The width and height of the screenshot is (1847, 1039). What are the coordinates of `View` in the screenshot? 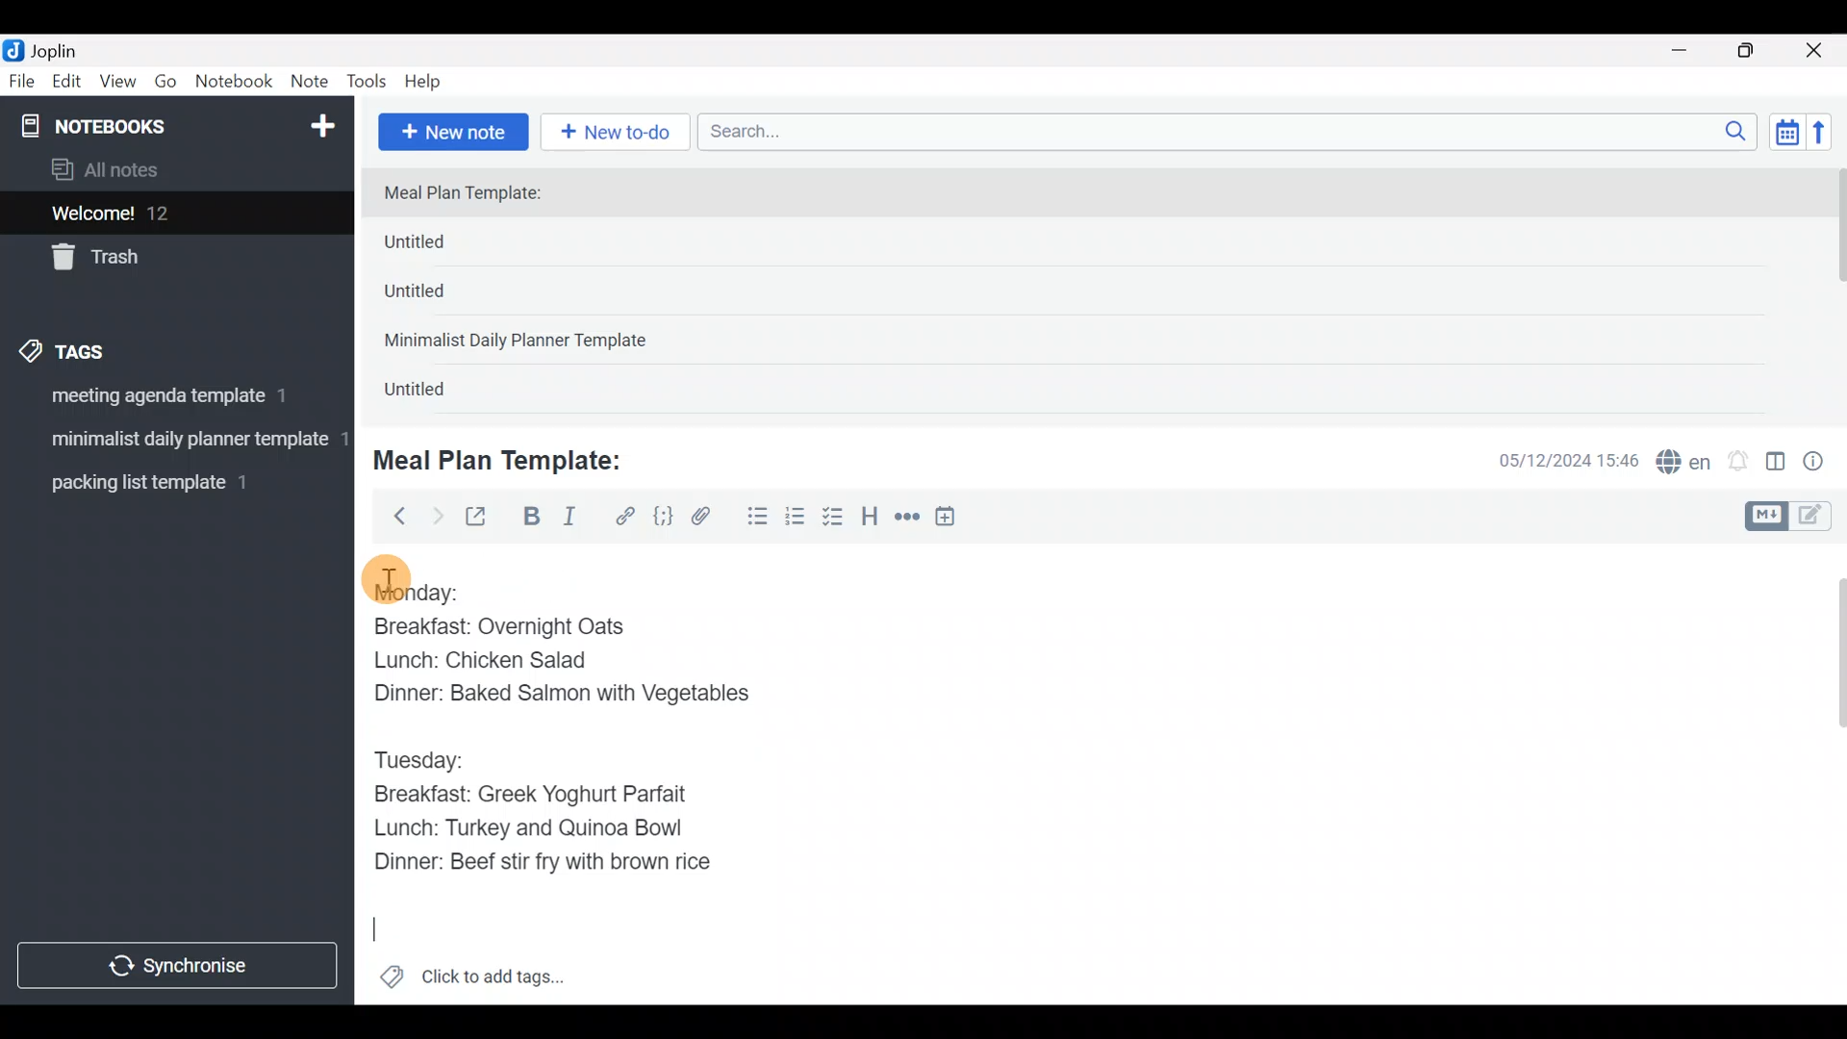 It's located at (117, 85).